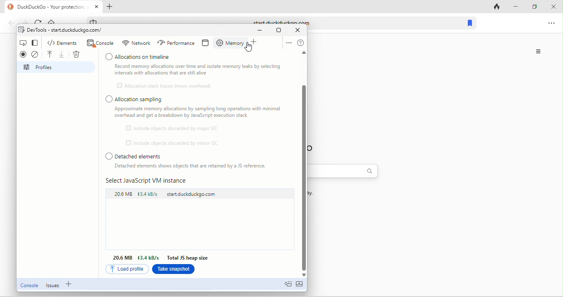 The height and width of the screenshot is (297, 563). Describe the element at coordinates (177, 44) in the screenshot. I see `performance` at that location.